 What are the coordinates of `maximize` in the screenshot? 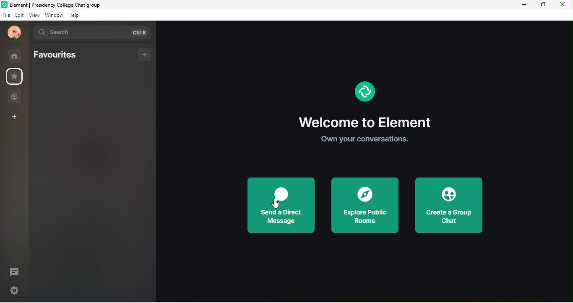 It's located at (541, 5).